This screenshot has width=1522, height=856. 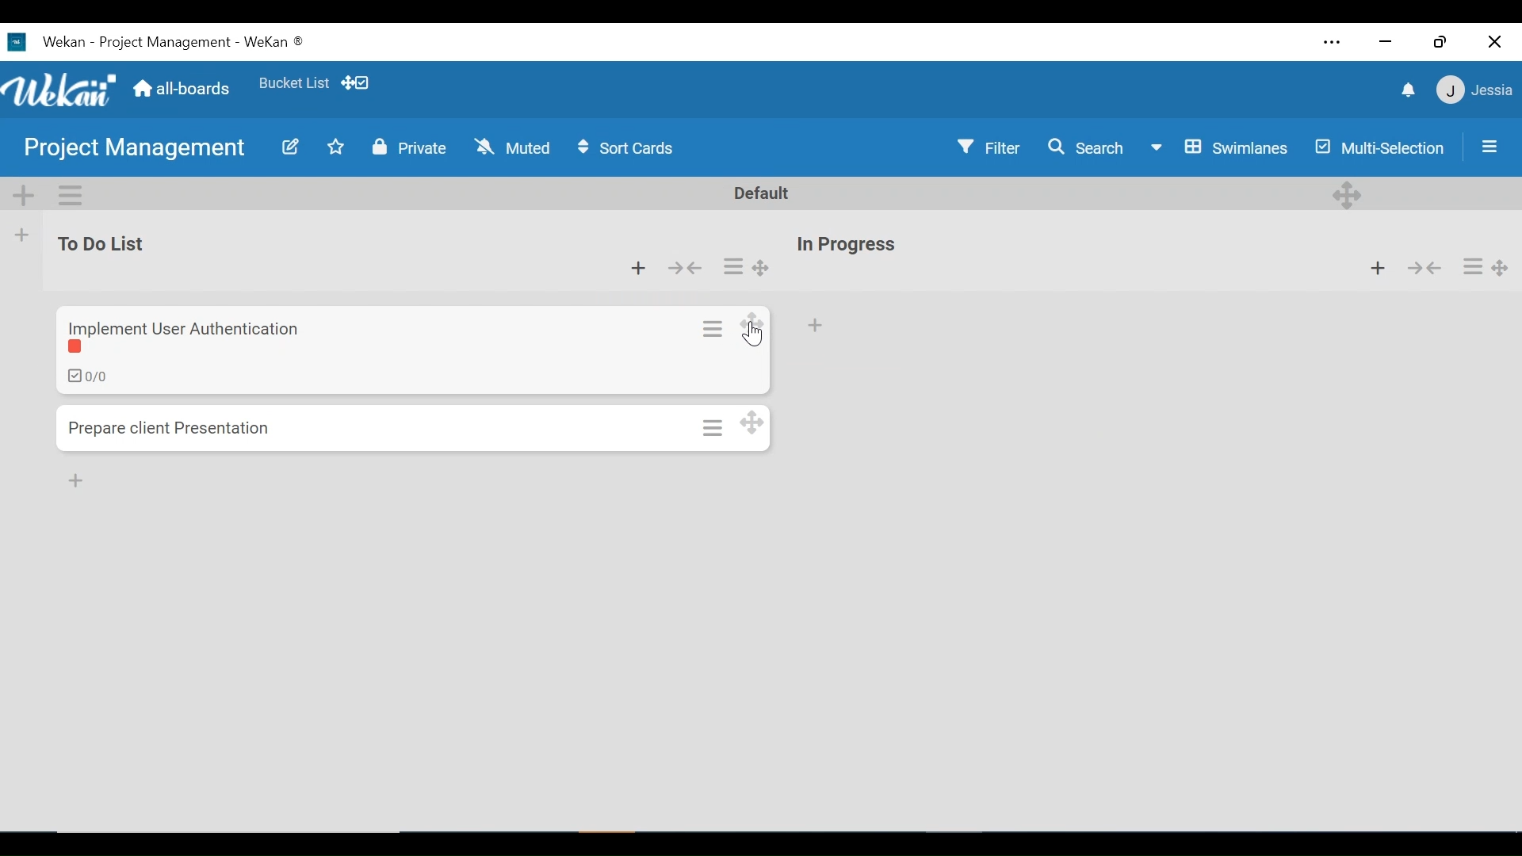 What do you see at coordinates (752, 323) in the screenshot?
I see `Desktop drag hande` at bounding box center [752, 323].